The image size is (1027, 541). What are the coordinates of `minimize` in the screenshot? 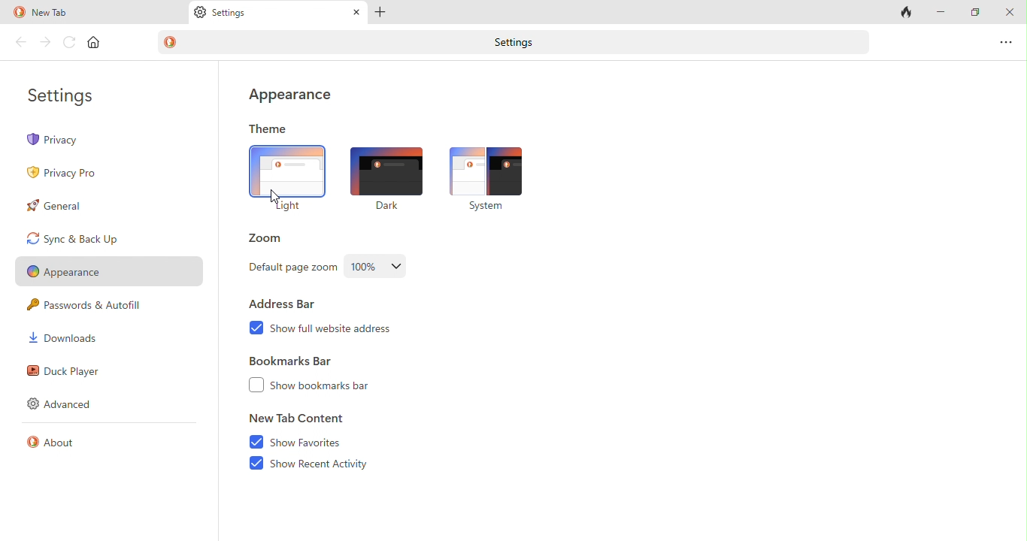 It's located at (941, 11).